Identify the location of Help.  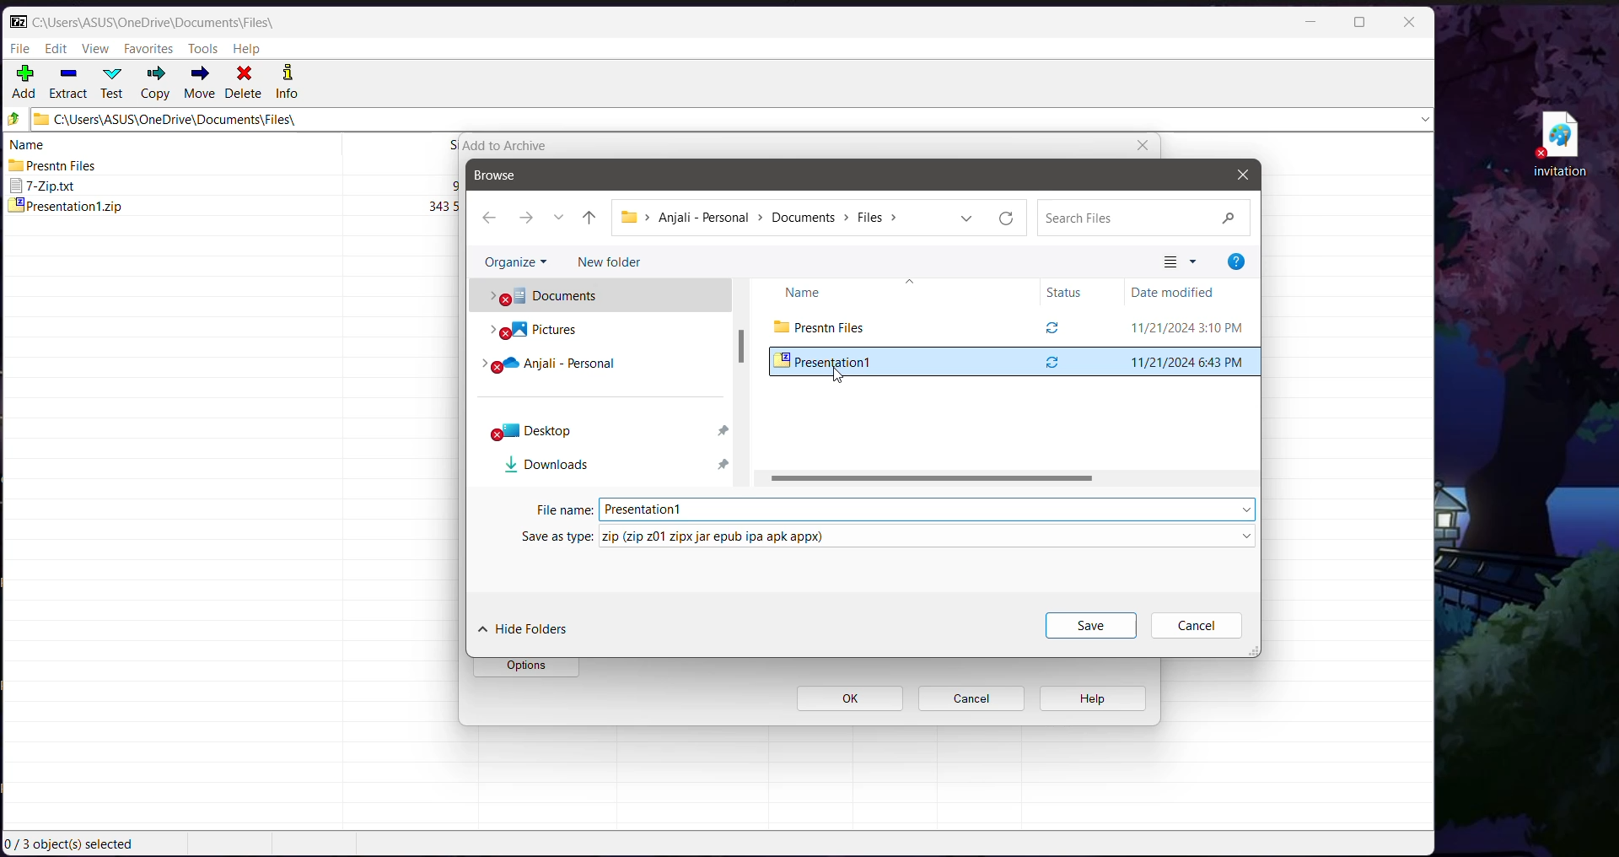
(248, 49).